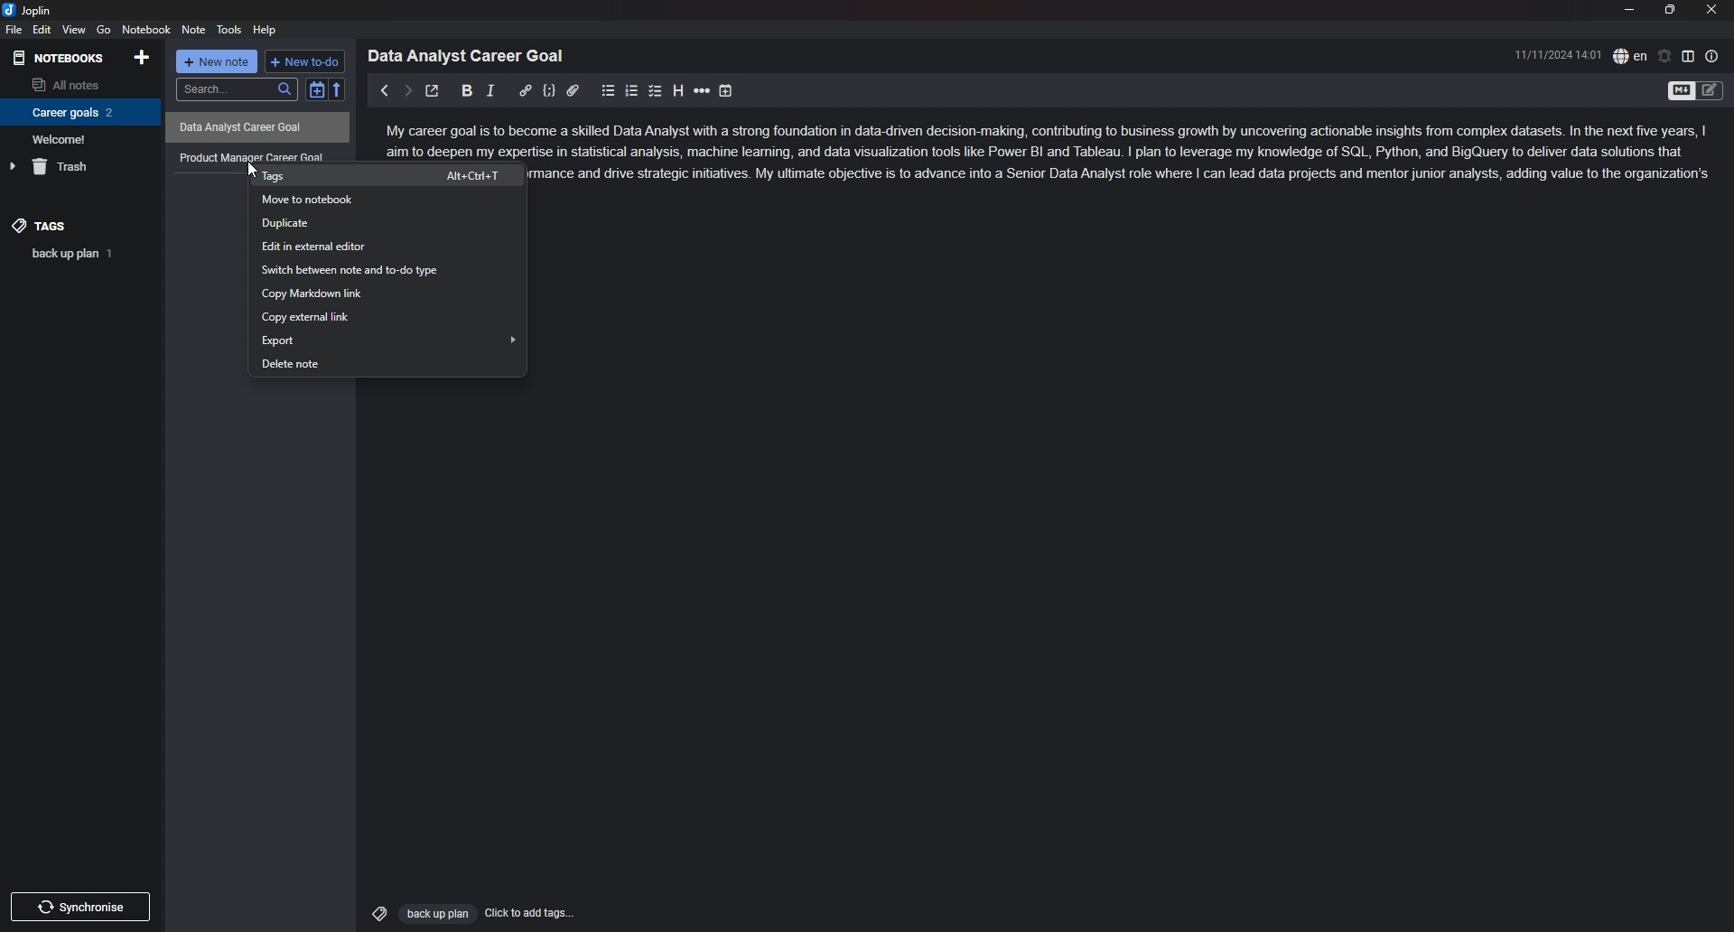 Image resolution: width=1734 pixels, height=932 pixels. Describe the element at coordinates (384, 364) in the screenshot. I see `delete note` at that location.